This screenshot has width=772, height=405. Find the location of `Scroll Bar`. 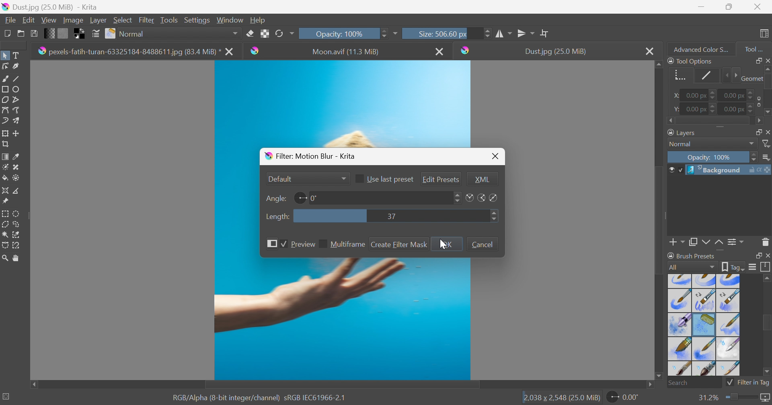

Scroll Bar is located at coordinates (342, 385).